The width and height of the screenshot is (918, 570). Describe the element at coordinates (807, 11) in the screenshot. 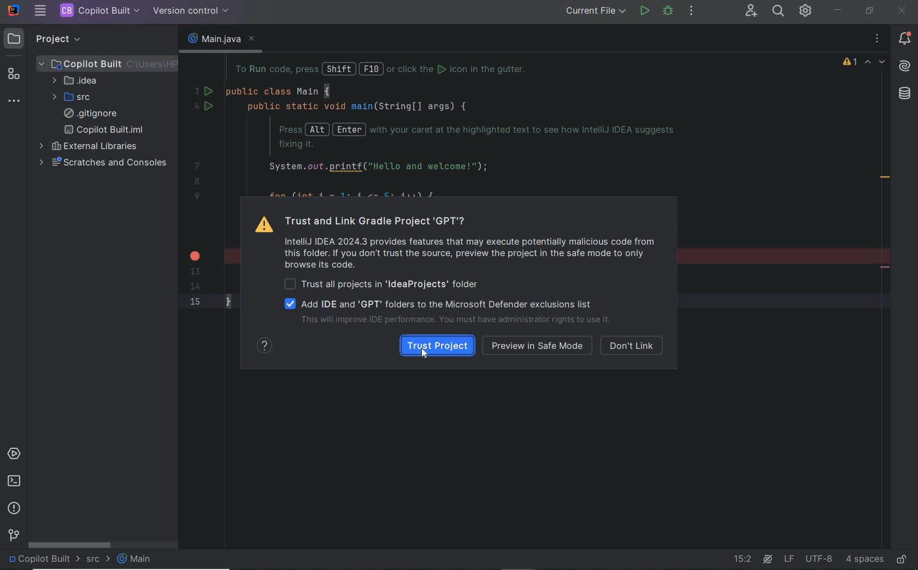

I see `IDE & PROJECT SETTINGS` at that location.